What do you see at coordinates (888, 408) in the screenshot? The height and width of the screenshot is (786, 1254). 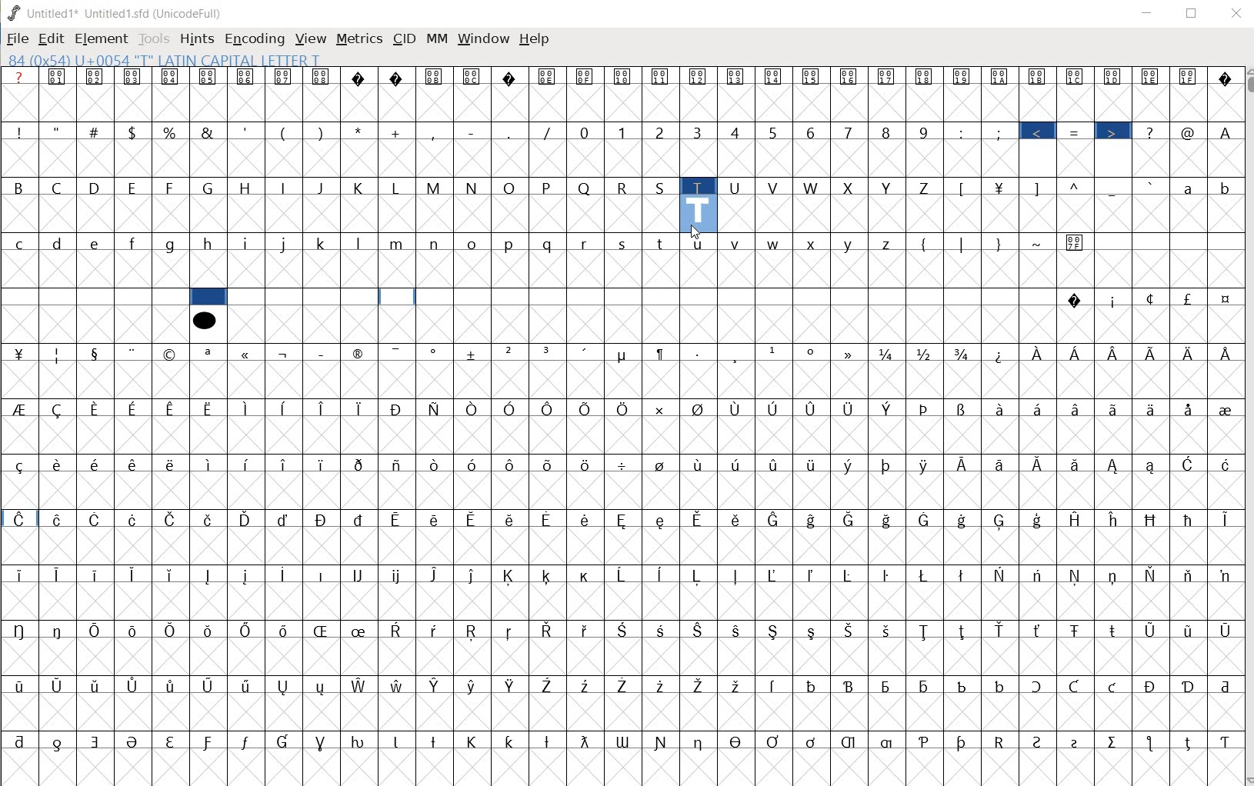 I see `Symbol` at bounding box center [888, 408].